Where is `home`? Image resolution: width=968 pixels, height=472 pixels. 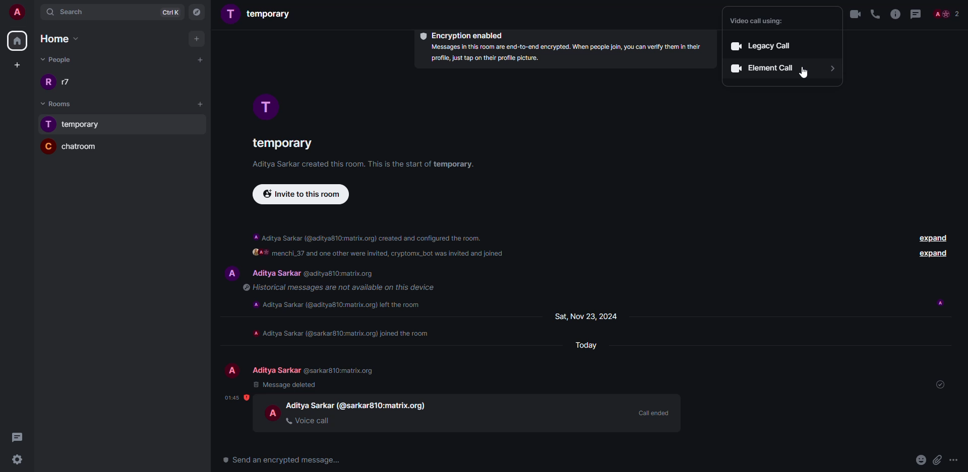 home is located at coordinates (17, 41).